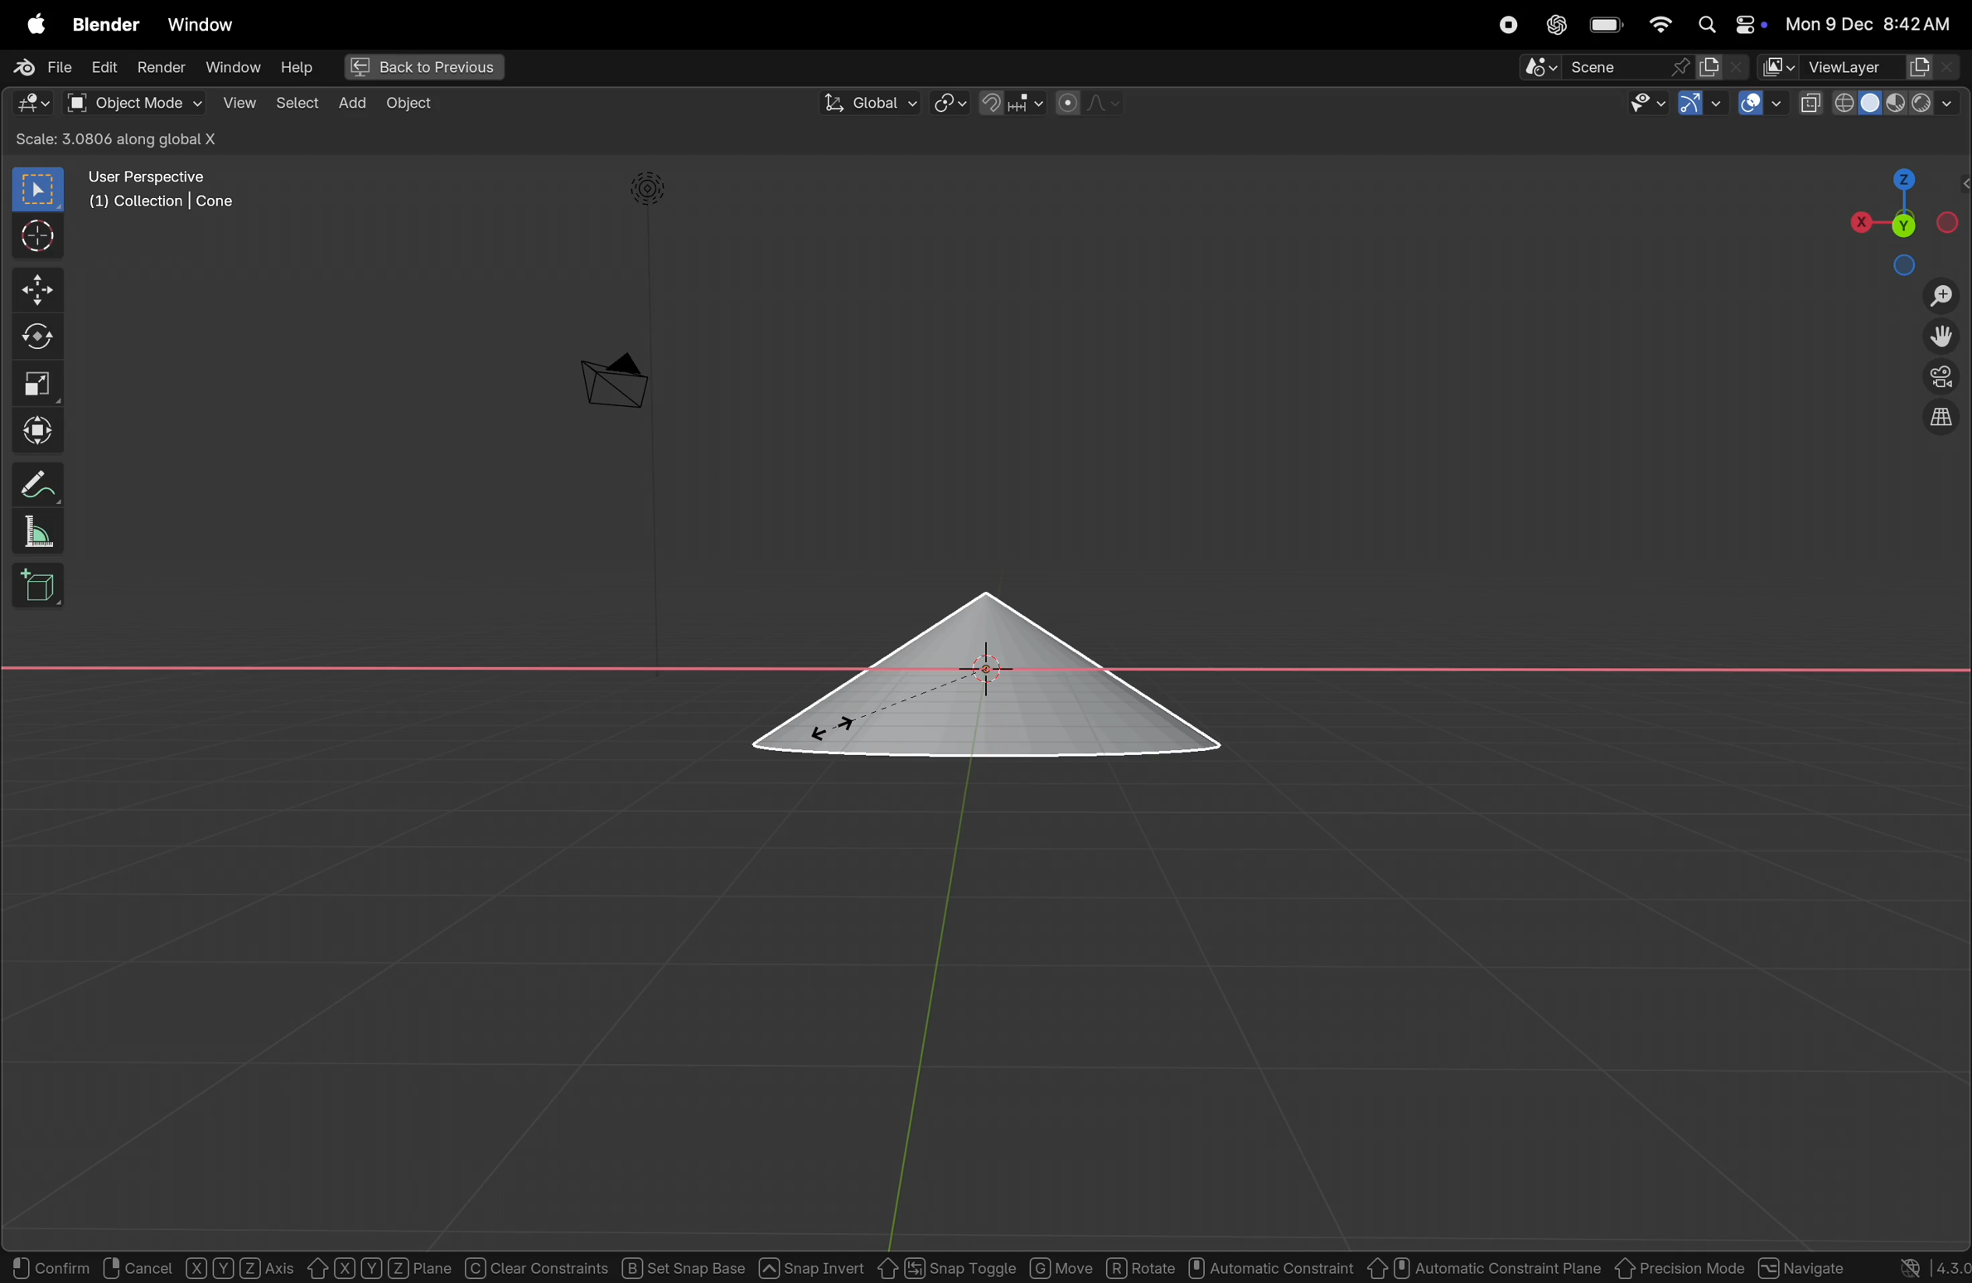 This screenshot has height=1283, width=1972. Describe the element at coordinates (950, 104) in the screenshot. I see `transform pviot` at that location.